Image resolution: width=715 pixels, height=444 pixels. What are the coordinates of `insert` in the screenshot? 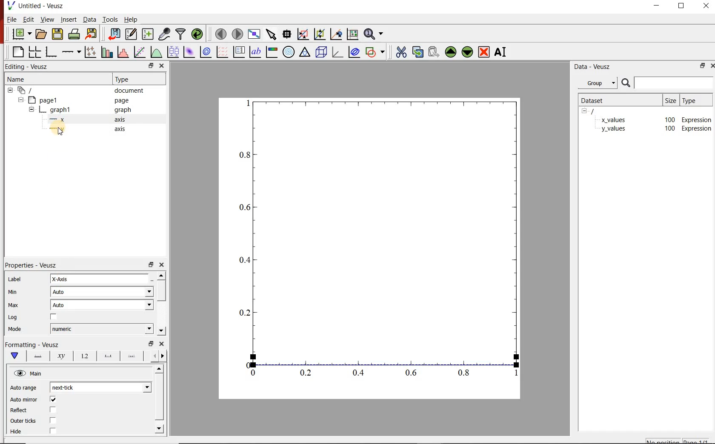 It's located at (69, 19).